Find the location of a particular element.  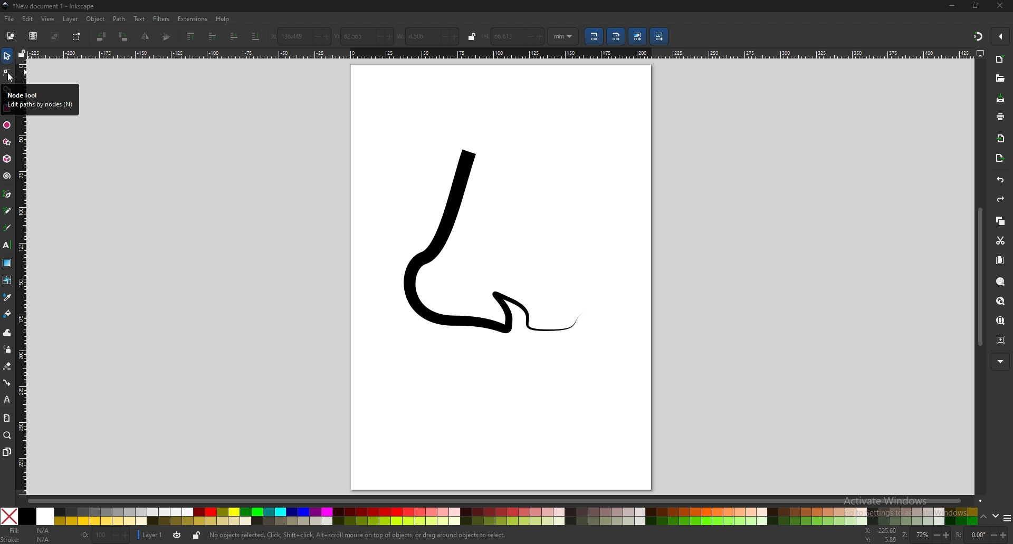

cursor is located at coordinates (12, 79).